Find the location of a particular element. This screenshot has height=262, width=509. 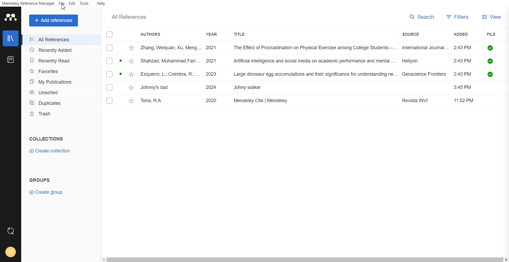

star is located at coordinates (130, 75).